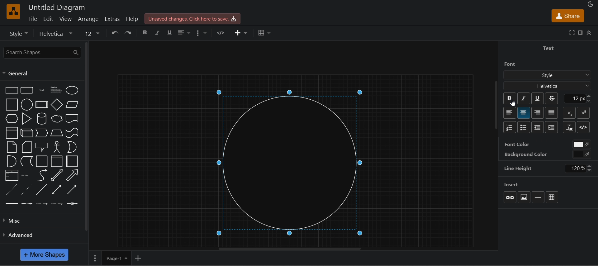 The width and height of the screenshot is (598, 266). I want to click on page 1, so click(115, 259).